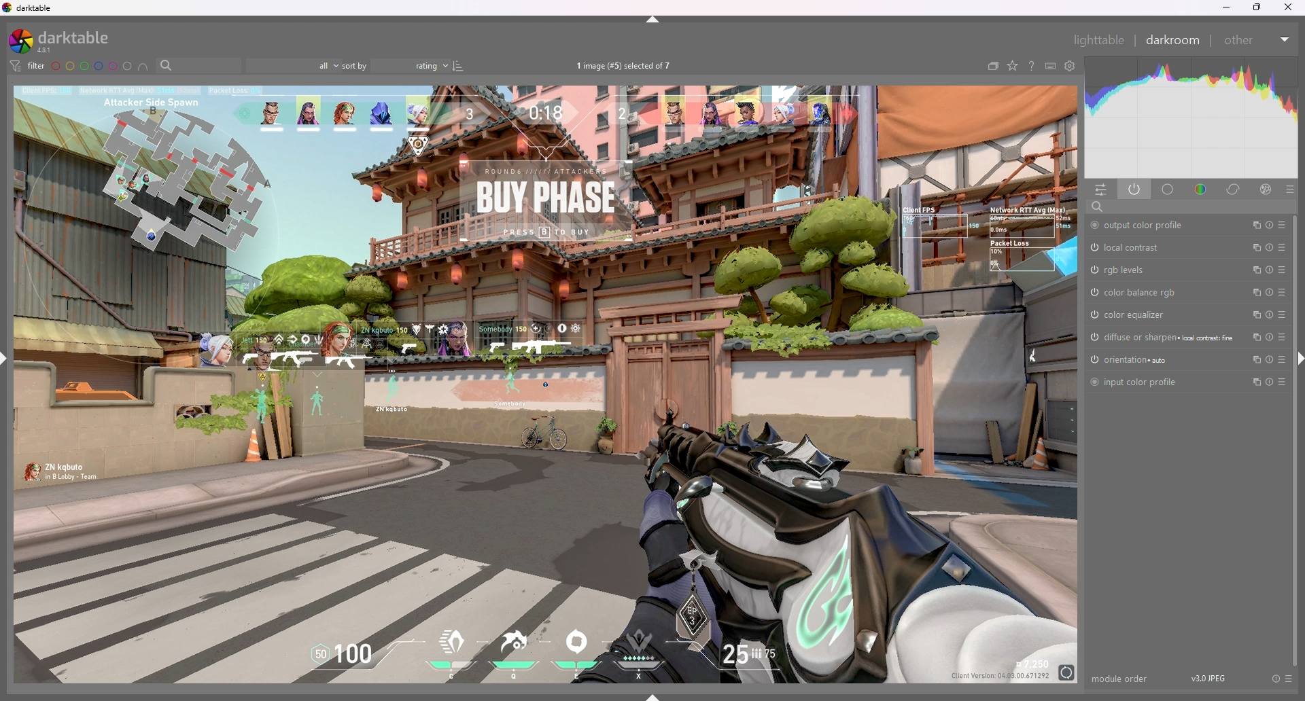  I want to click on module order, so click(1121, 679).